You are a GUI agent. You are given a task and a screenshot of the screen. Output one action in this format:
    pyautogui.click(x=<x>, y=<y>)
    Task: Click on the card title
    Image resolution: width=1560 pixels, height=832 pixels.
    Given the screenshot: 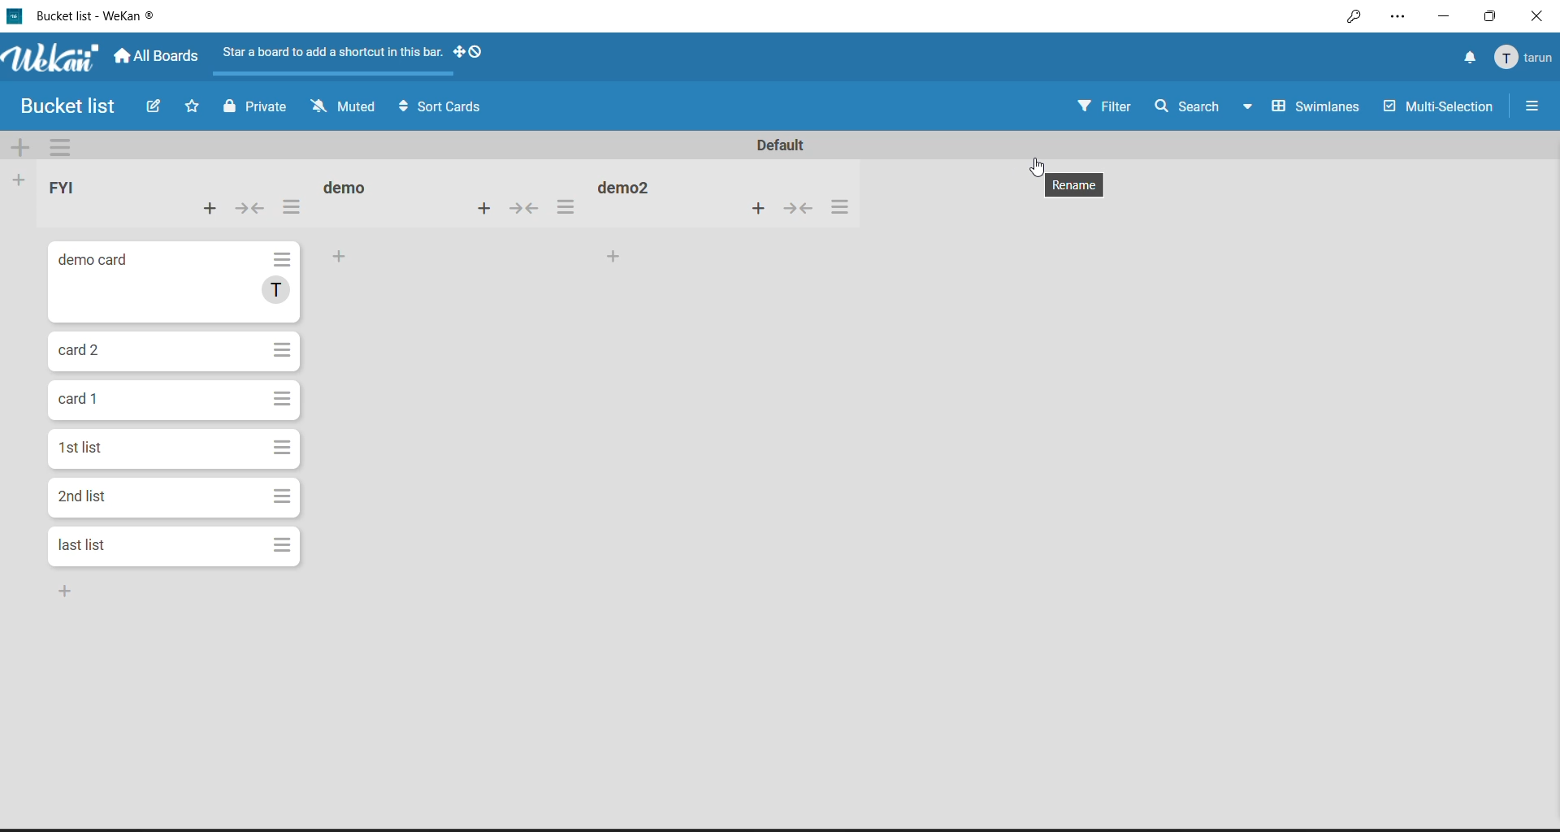 What is the action you would take?
    pyautogui.click(x=86, y=500)
    